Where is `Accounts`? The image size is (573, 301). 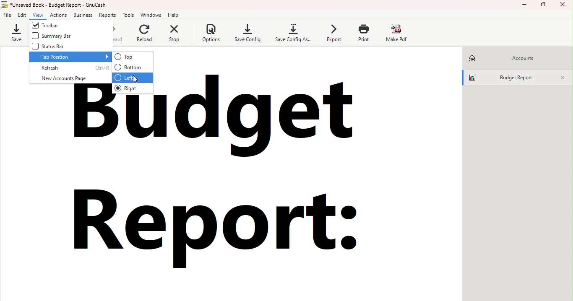 Accounts is located at coordinates (513, 57).